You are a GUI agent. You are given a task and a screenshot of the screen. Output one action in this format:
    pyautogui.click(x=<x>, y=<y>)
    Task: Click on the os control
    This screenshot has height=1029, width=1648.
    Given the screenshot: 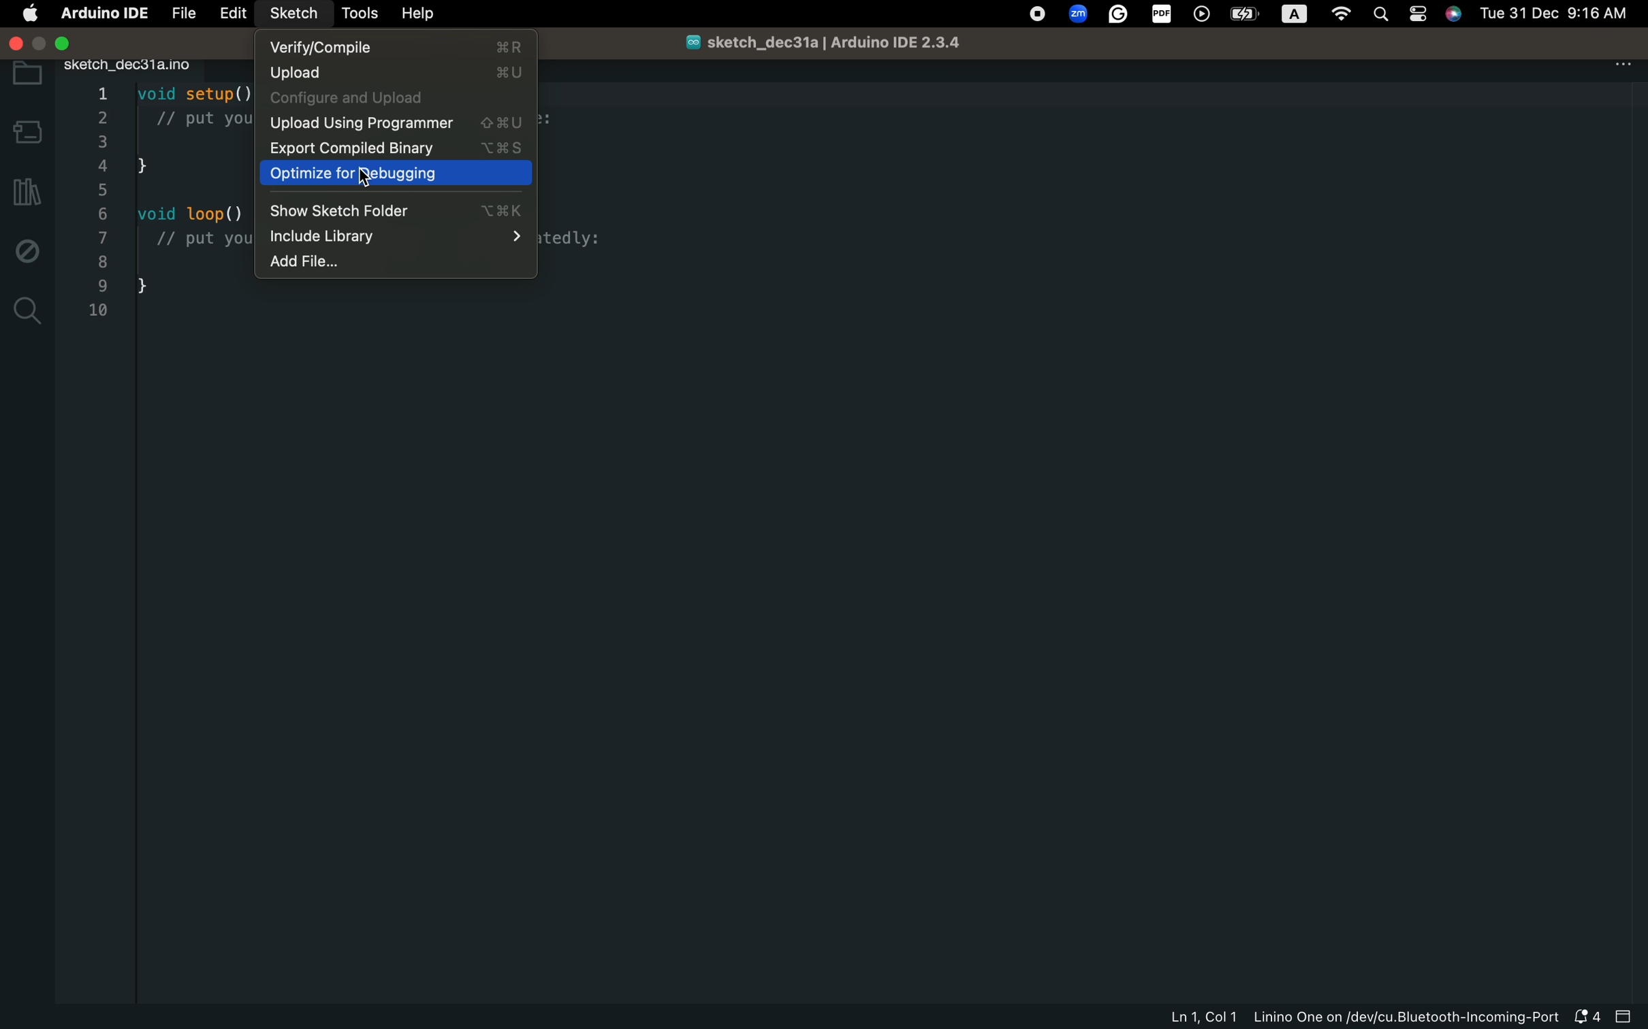 What is the action you would take?
    pyautogui.click(x=1330, y=14)
    